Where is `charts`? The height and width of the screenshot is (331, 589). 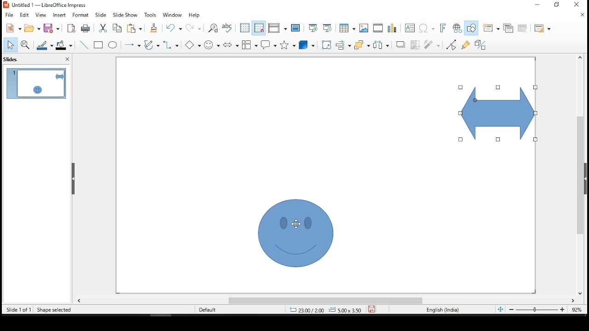 charts is located at coordinates (393, 29).